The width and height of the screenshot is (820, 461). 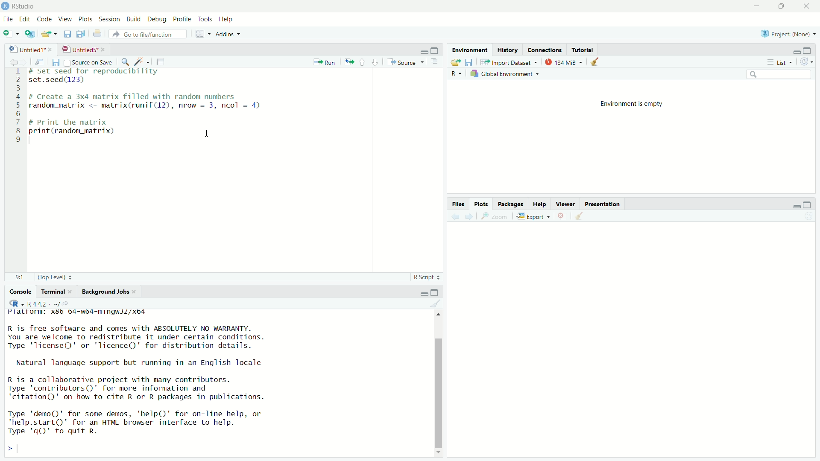 What do you see at coordinates (228, 20) in the screenshot?
I see `Help` at bounding box center [228, 20].